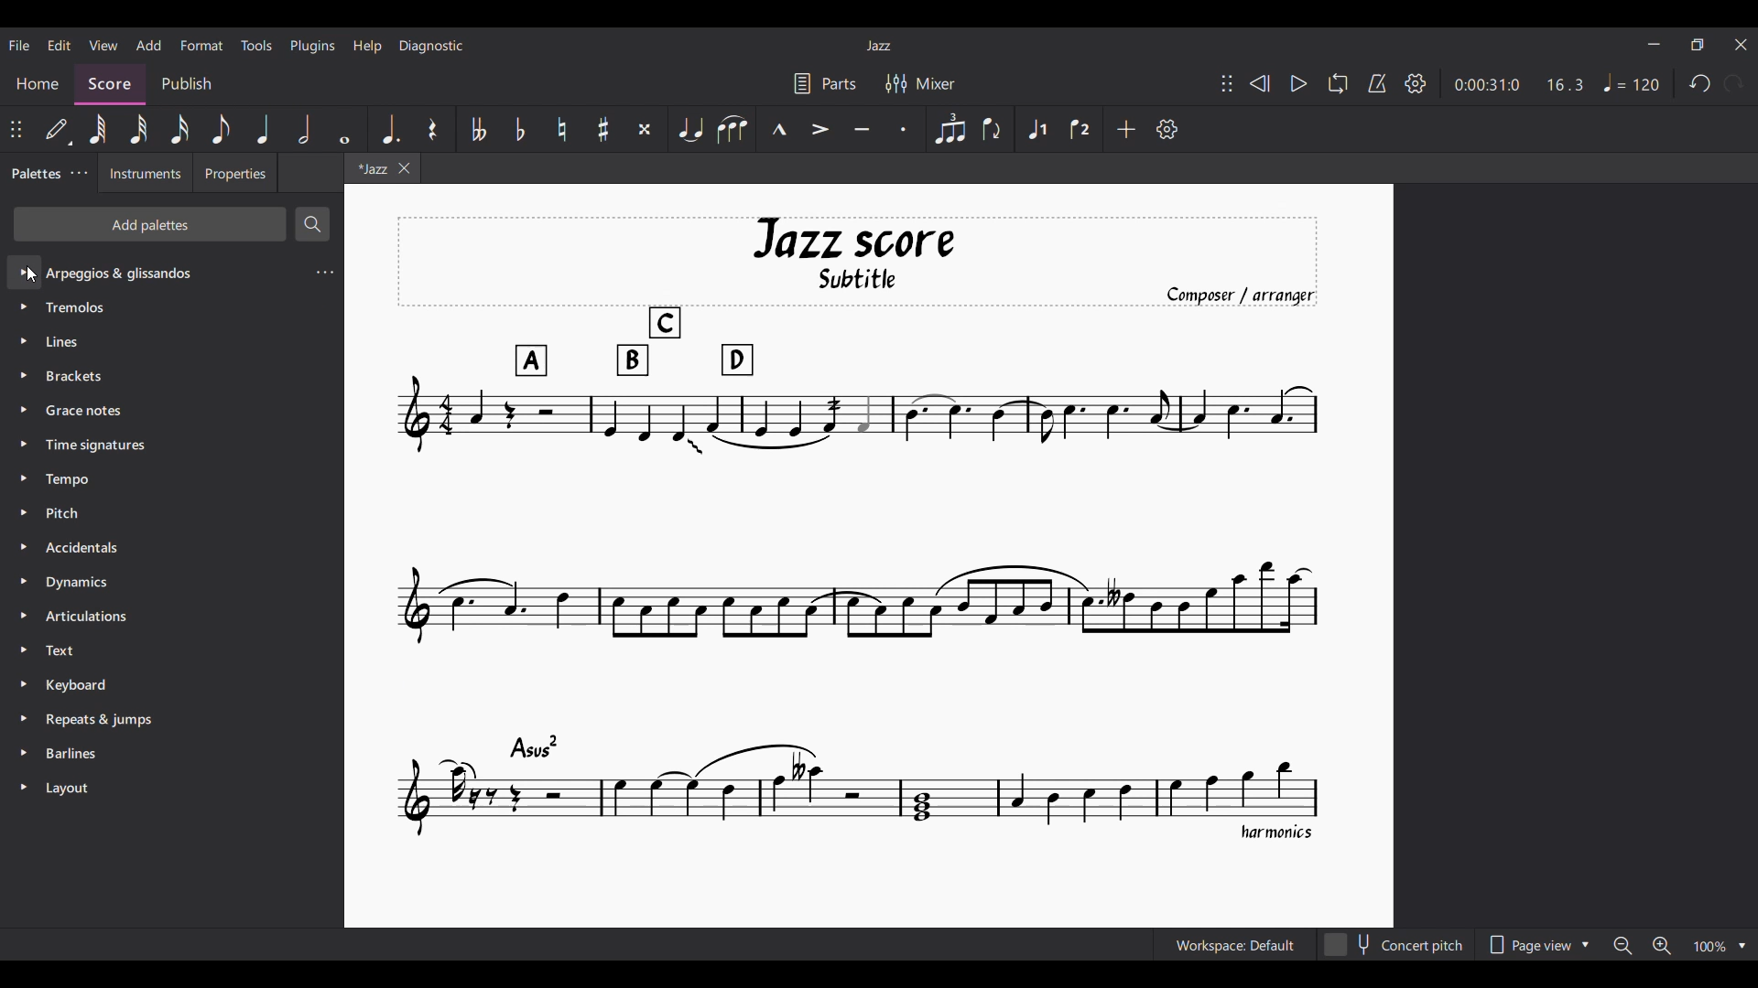 The width and height of the screenshot is (1758, 988). I want to click on File menu, so click(19, 45).